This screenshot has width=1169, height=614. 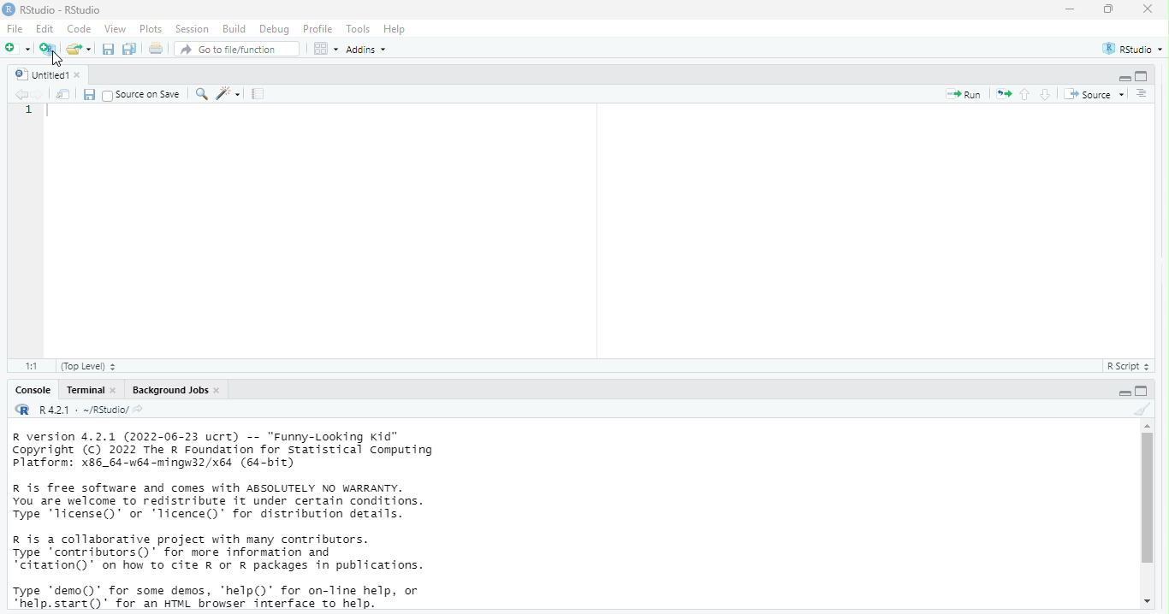 I want to click on source the contents of the active document, so click(x=1097, y=95).